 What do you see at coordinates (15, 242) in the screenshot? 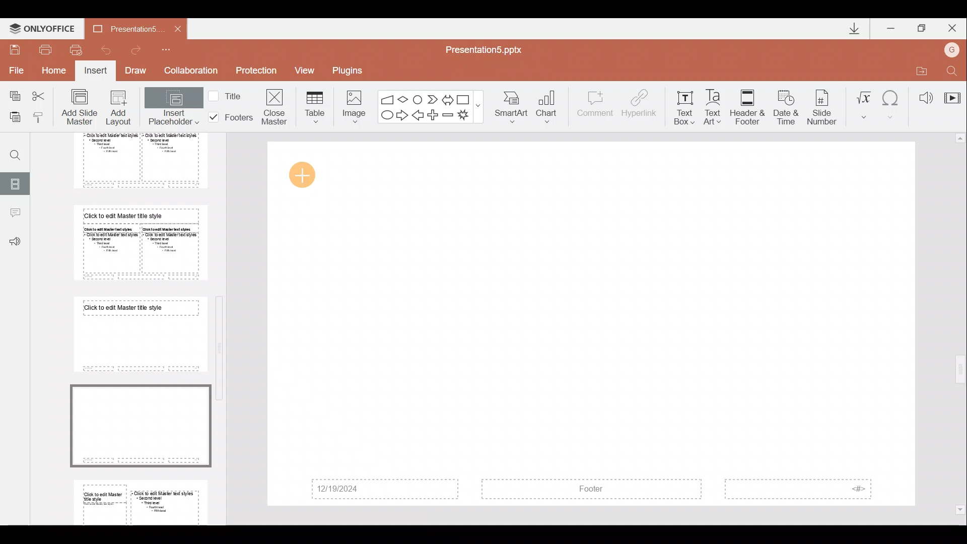
I see `Feedback & support` at bounding box center [15, 242].